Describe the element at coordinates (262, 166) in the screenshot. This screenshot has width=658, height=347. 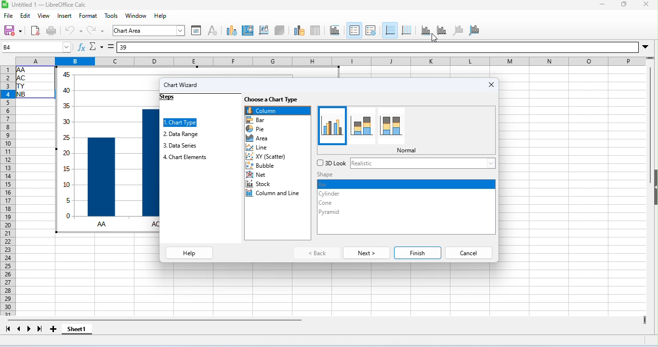
I see `bubble` at that location.